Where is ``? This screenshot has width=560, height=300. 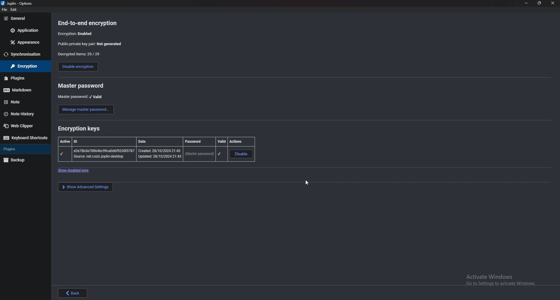  is located at coordinates (19, 114).